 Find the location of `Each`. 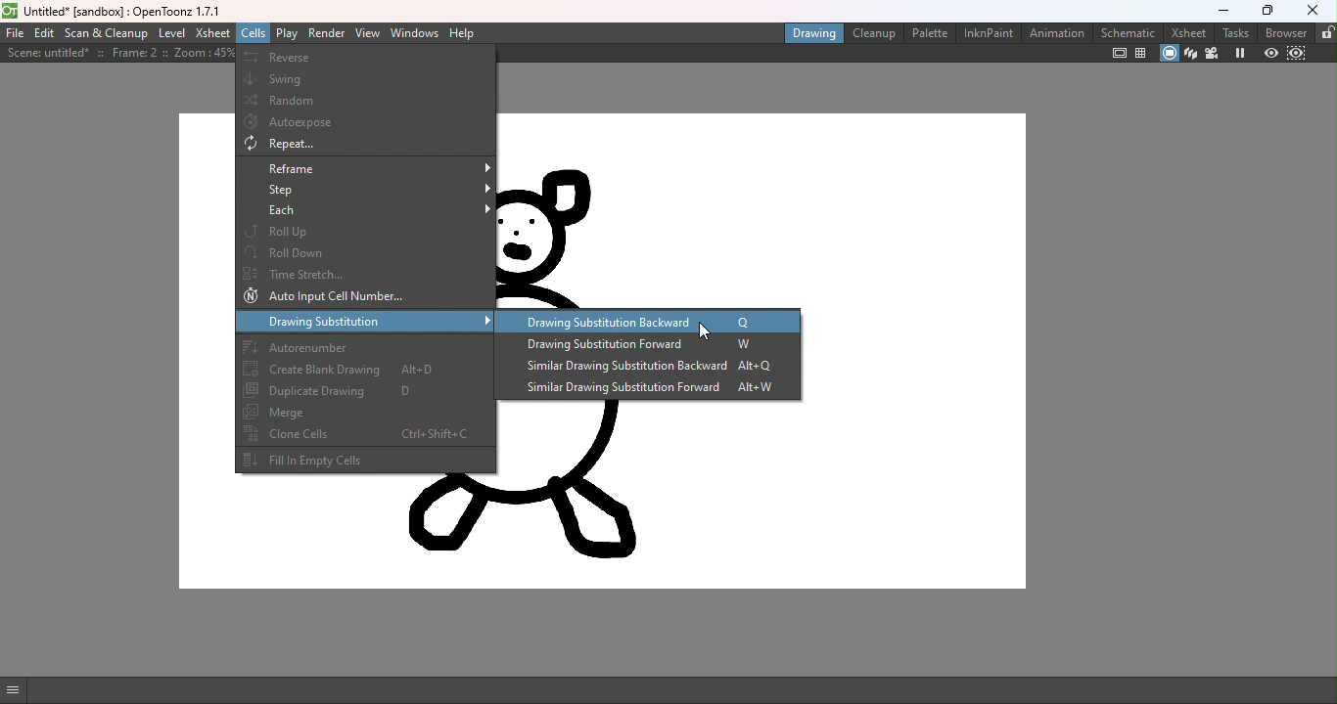

Each is located at coordinates (367, 212).